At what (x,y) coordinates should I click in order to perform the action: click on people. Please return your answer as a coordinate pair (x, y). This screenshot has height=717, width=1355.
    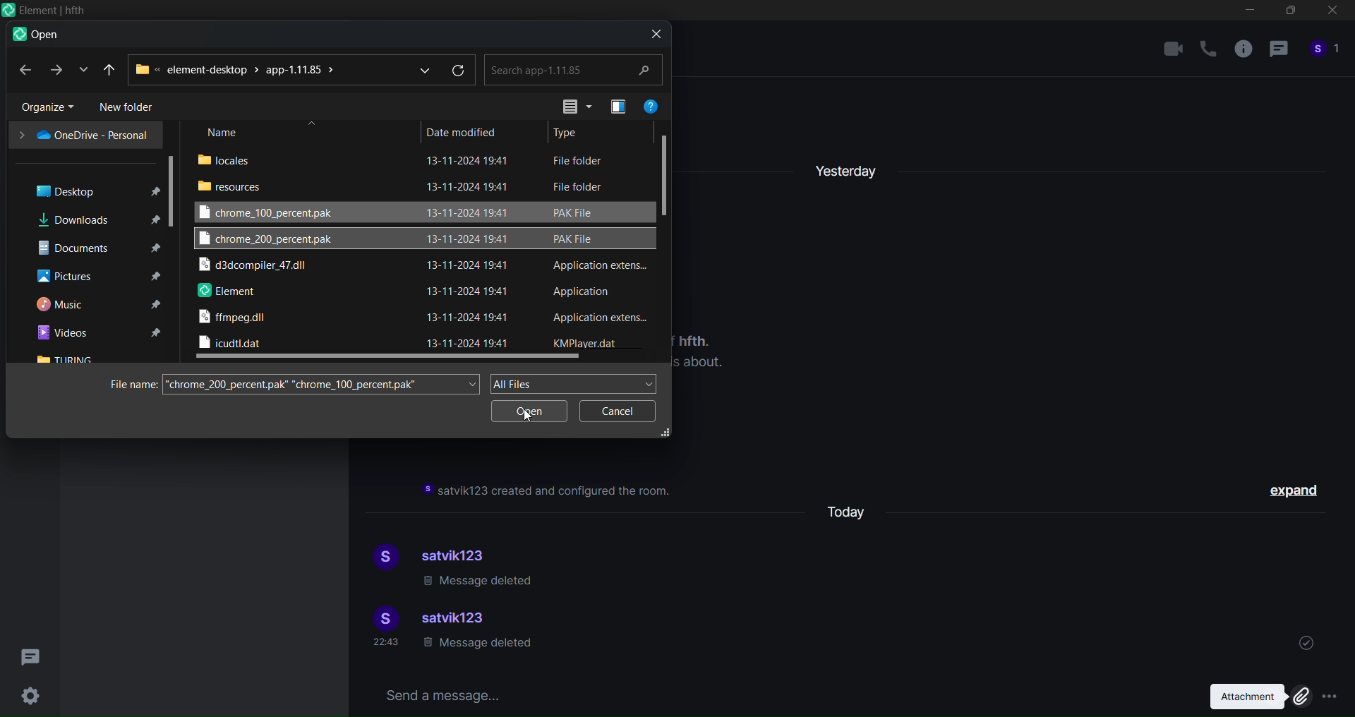
    Looking at the image, I should click on (1325, 53).